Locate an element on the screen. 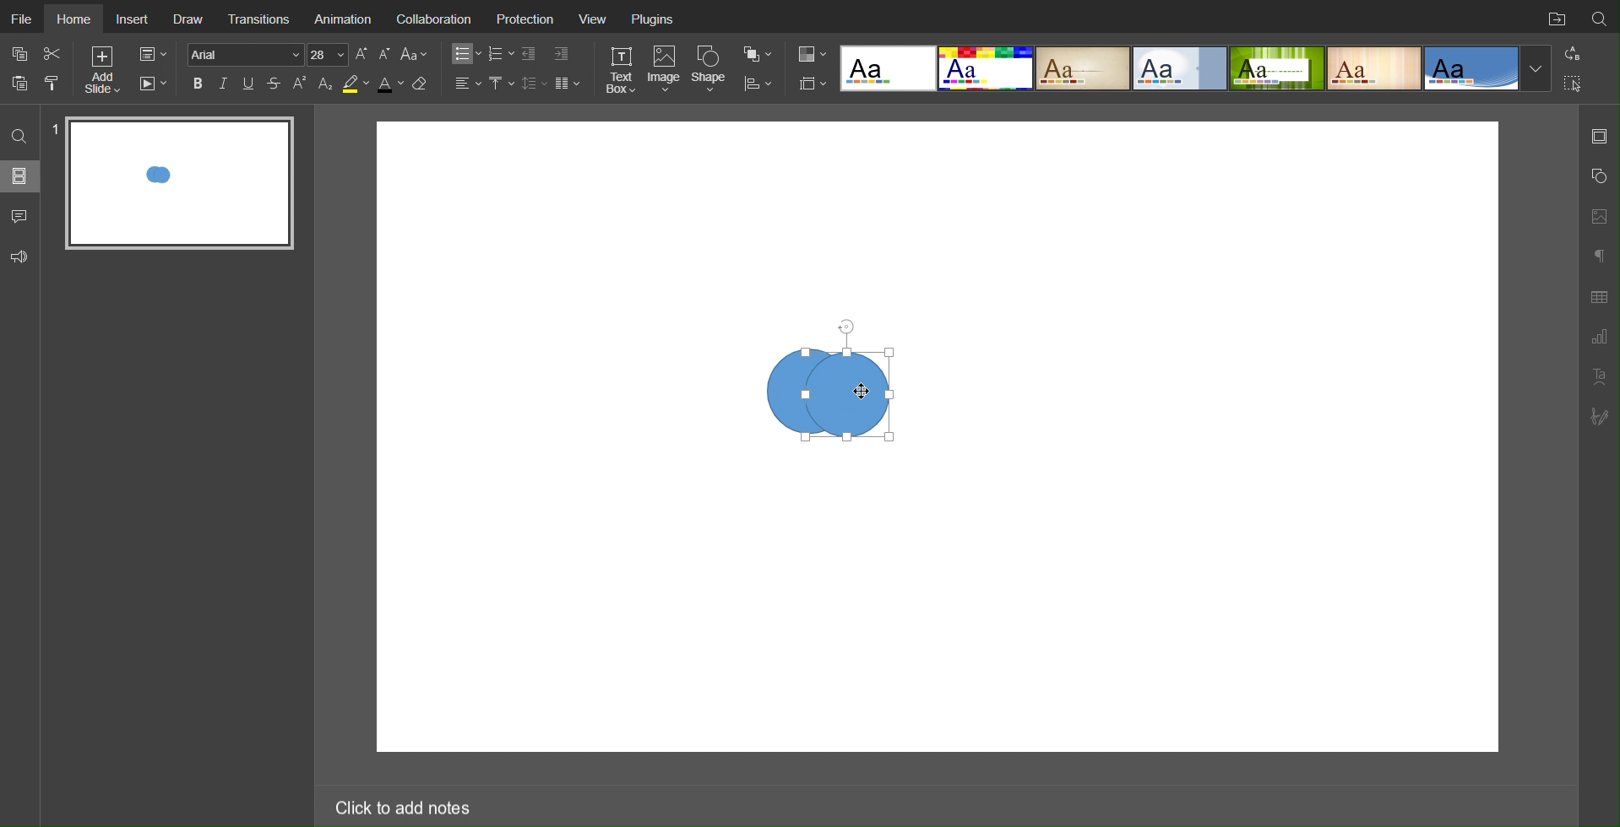 The width and height of the screenshot is (1620, 827). Distribution is located at coordinates (758, 82).